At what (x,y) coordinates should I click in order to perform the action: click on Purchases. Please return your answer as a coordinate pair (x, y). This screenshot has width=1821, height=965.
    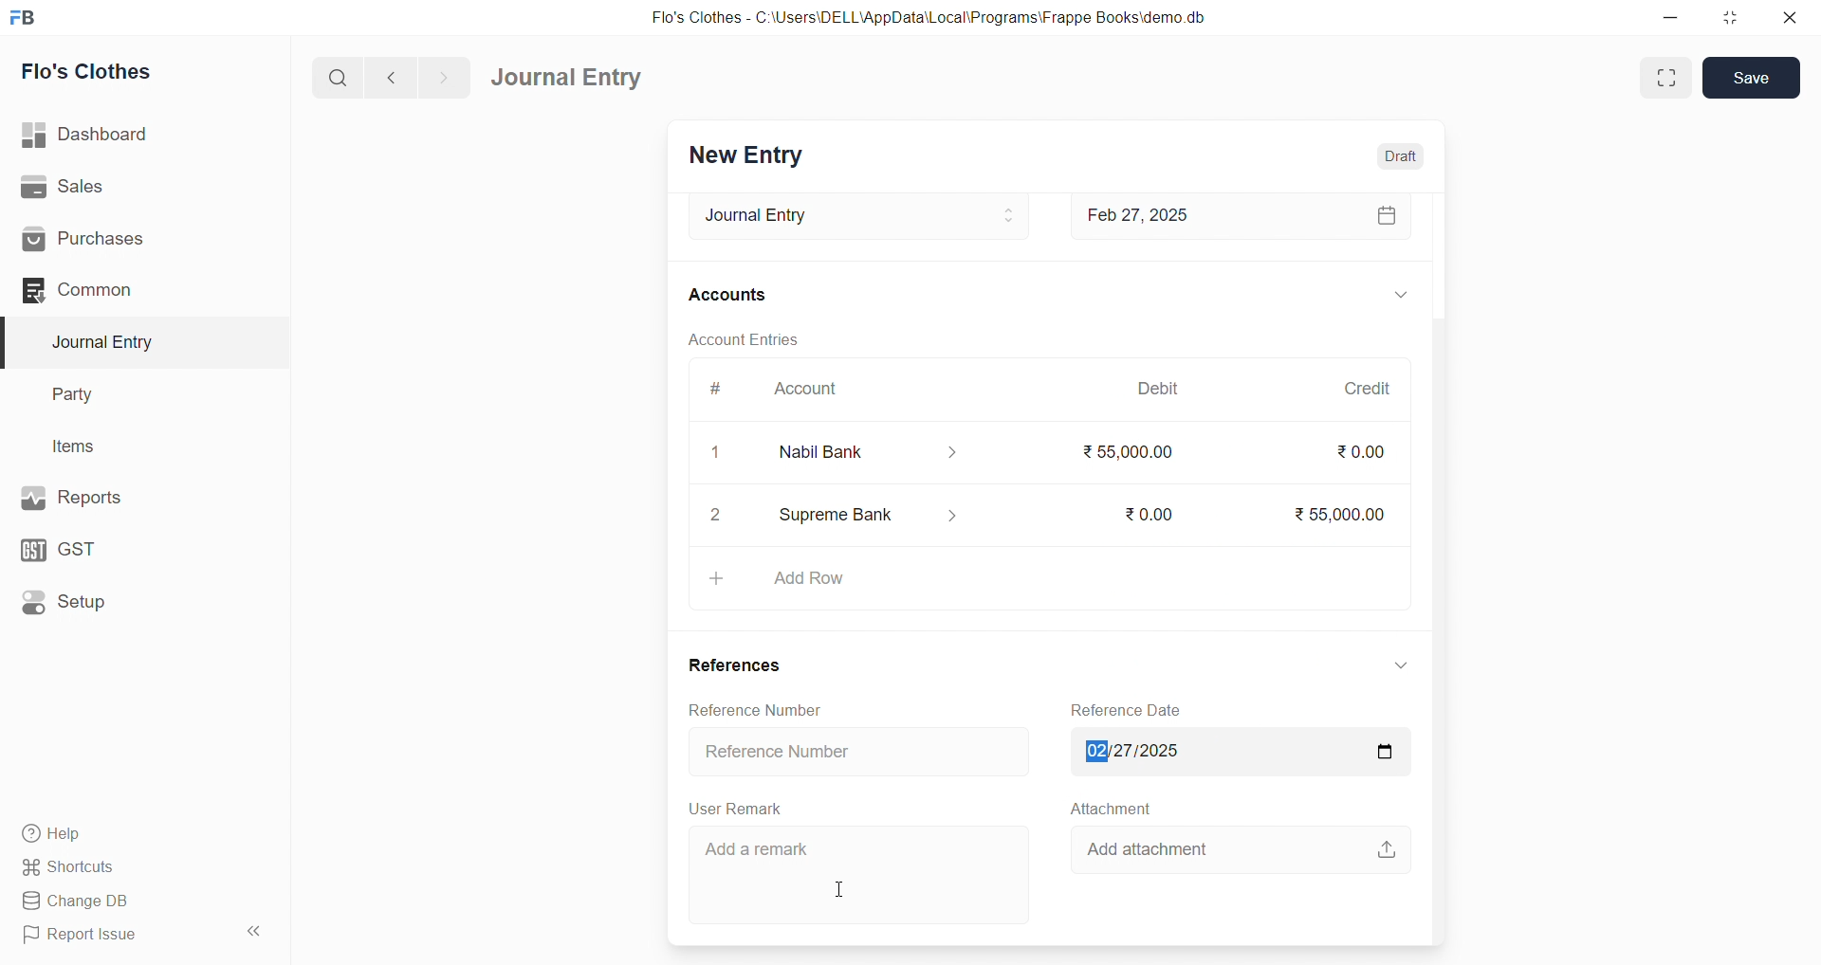
    Looking at the image, I should click on (115, 241).